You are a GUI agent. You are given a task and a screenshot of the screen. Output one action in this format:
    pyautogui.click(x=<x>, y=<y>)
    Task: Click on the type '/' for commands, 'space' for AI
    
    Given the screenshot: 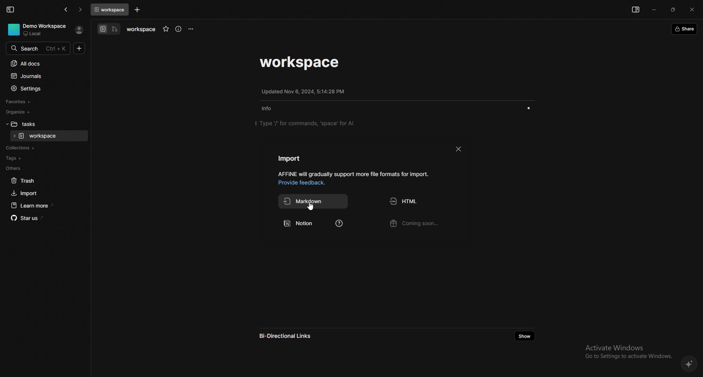 What is the action you would take?
    pyautogui.click(x=305, y=123)
    